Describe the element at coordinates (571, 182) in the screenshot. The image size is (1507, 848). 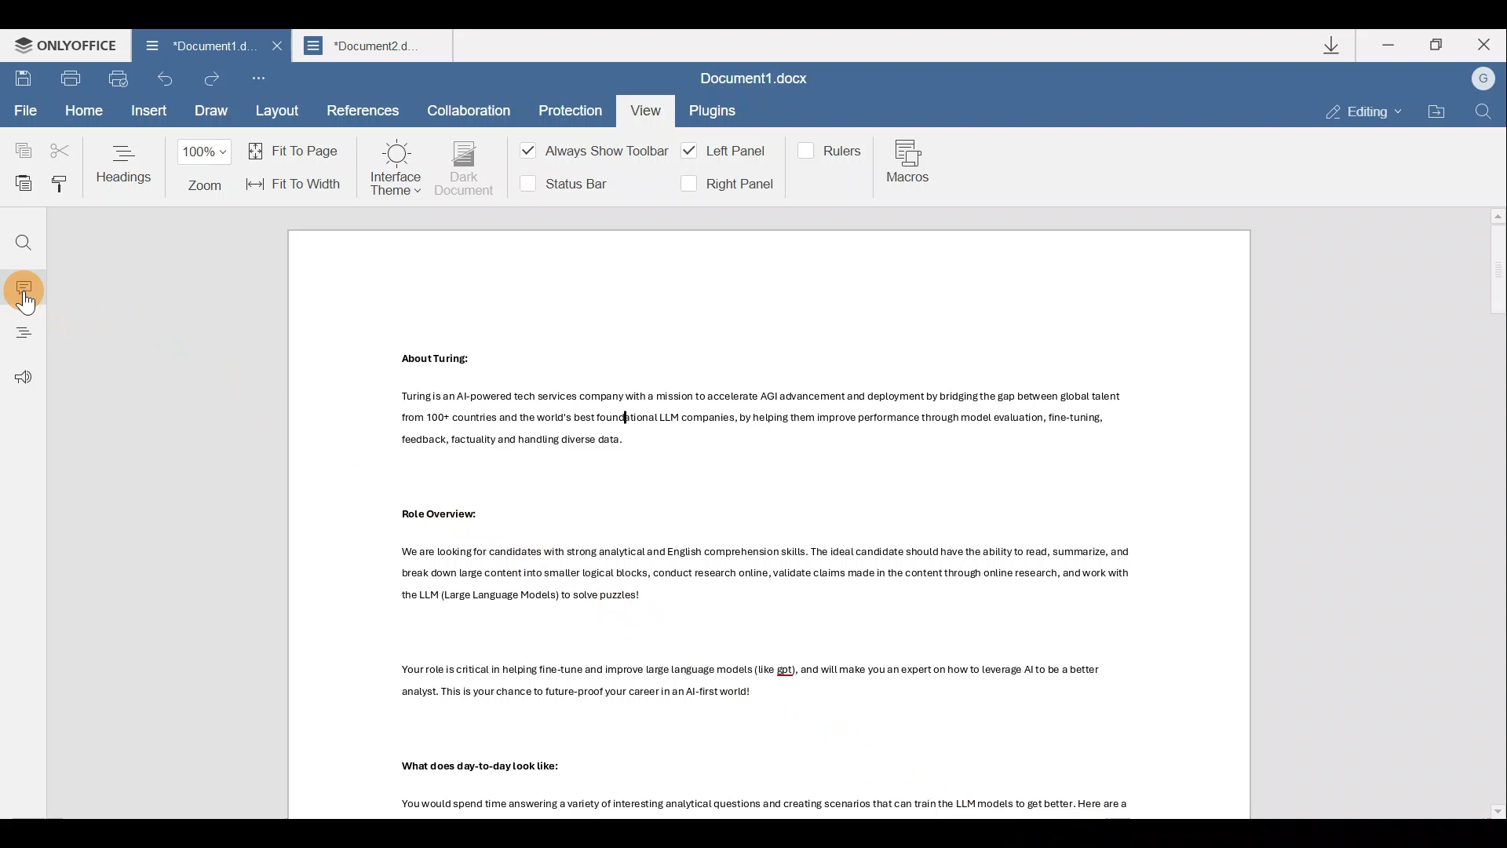
I see `Status bar` at that location.